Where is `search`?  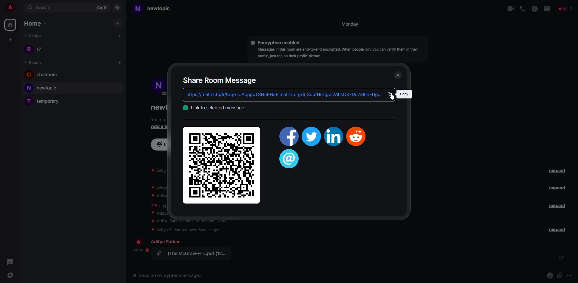 search is located at coordinates (40, 7).